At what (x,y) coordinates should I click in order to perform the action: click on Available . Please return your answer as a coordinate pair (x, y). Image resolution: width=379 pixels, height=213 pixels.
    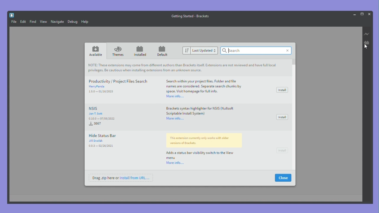
    Looking at the image, I should click on (96, 51).